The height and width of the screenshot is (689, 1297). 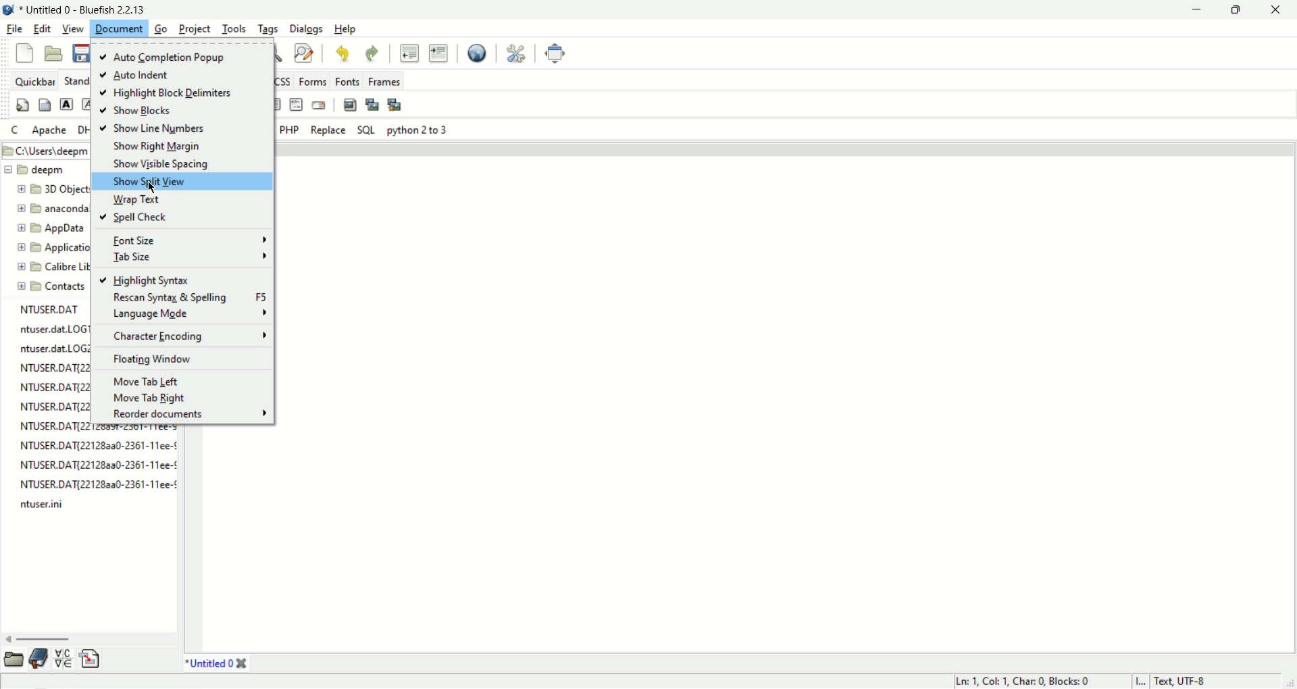 I want to click on standard, so click(x=76, y=80).